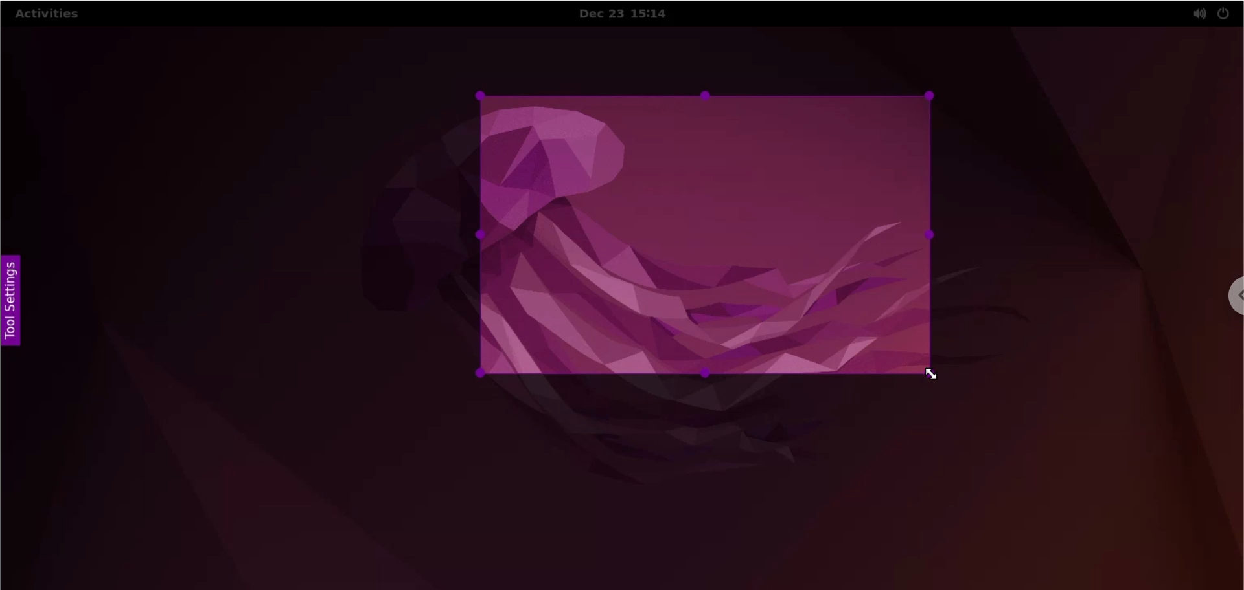 The image size is (1244, 590). Describe the element at coordinates (1226, 294) in the screenshot. I see `chrome options` at that location.